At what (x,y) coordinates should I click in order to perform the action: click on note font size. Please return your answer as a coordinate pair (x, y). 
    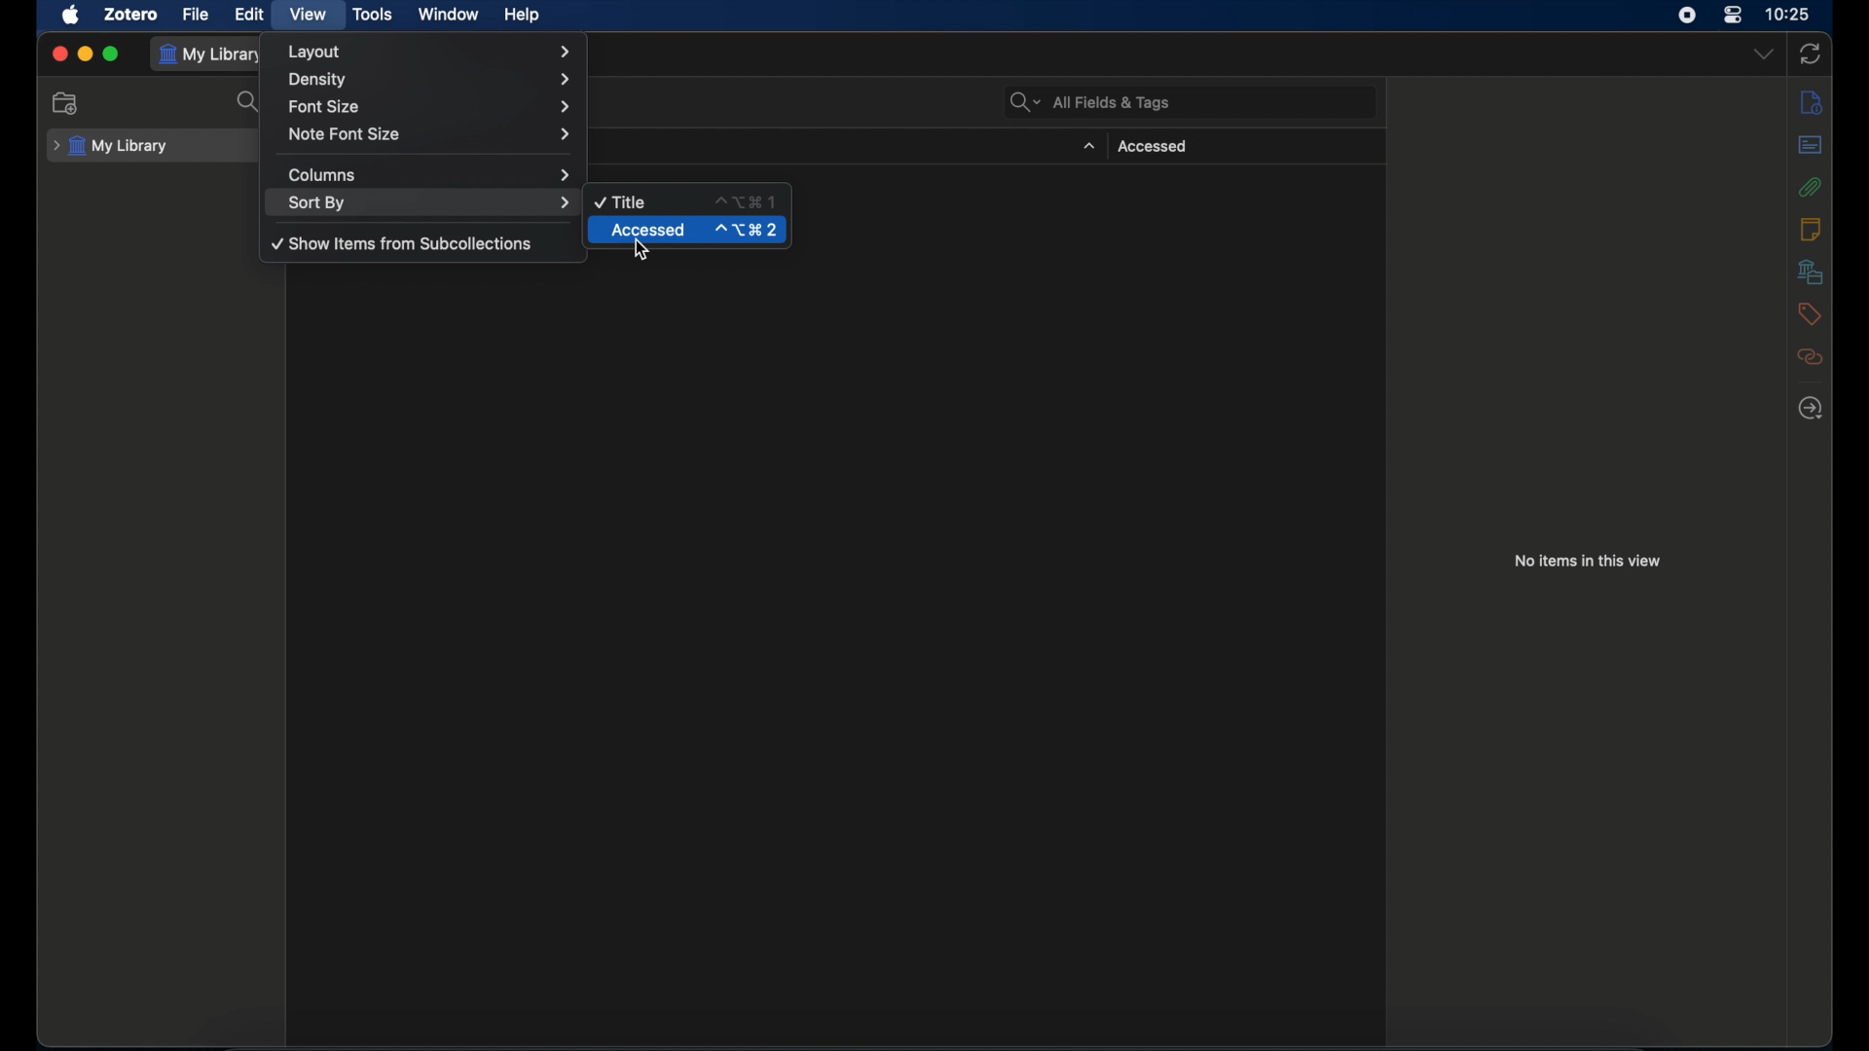
    Looking at the image, I should click on (430, 134).